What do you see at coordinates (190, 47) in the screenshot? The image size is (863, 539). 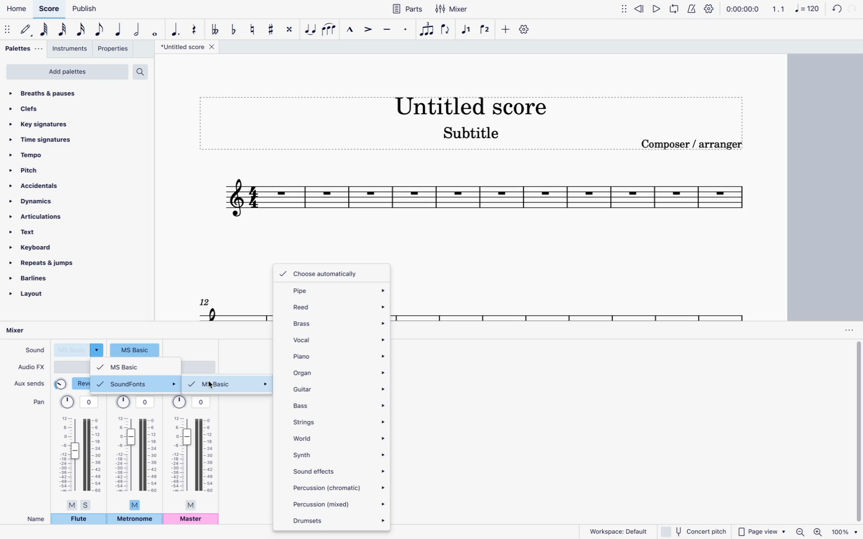 I see `score title` at bounding box center [190, 47].